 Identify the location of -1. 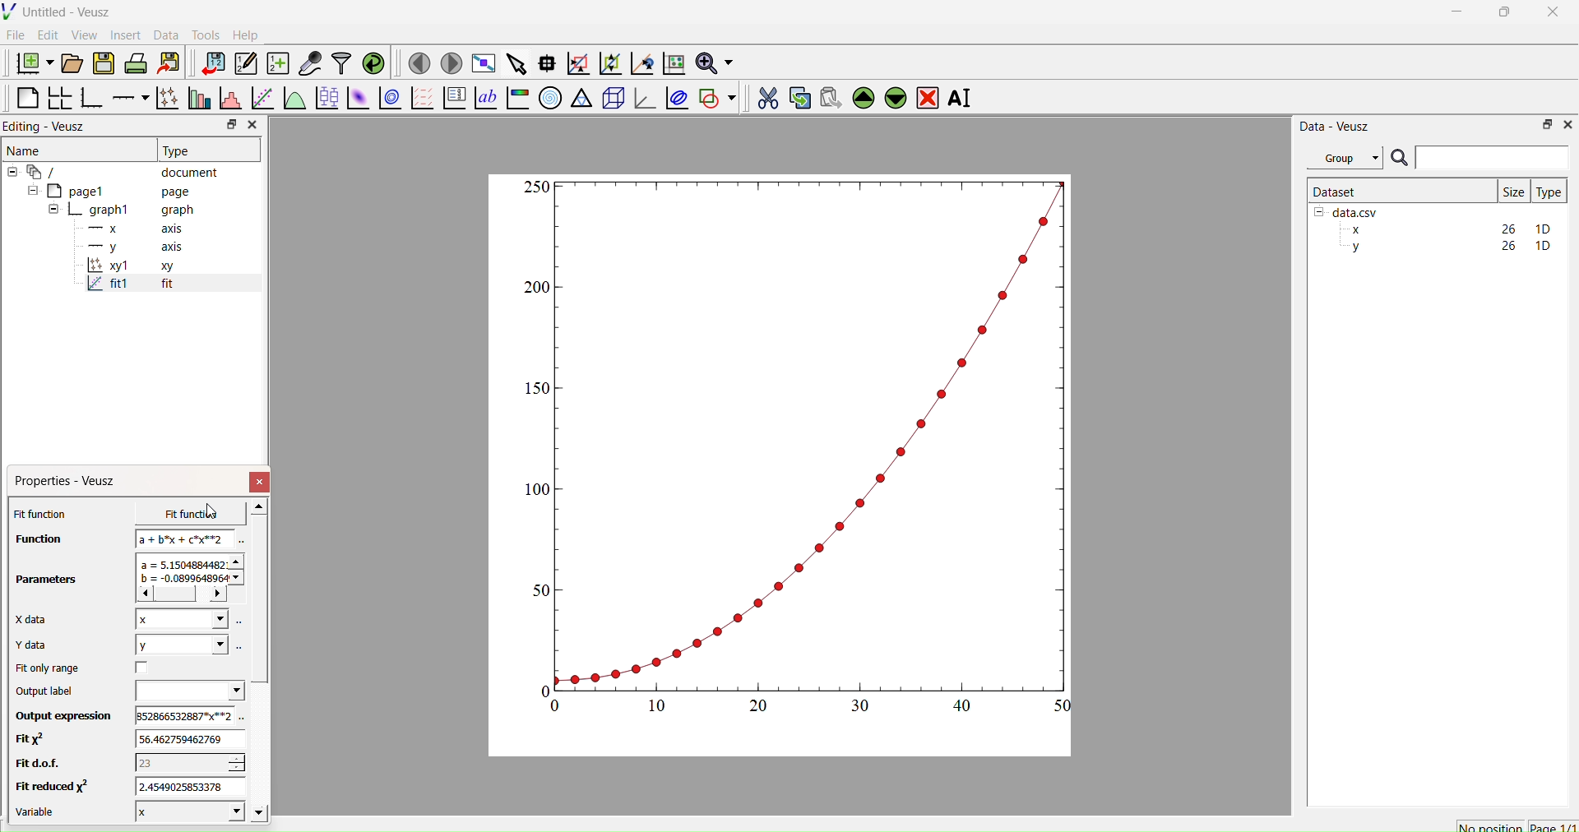
(183, 762).